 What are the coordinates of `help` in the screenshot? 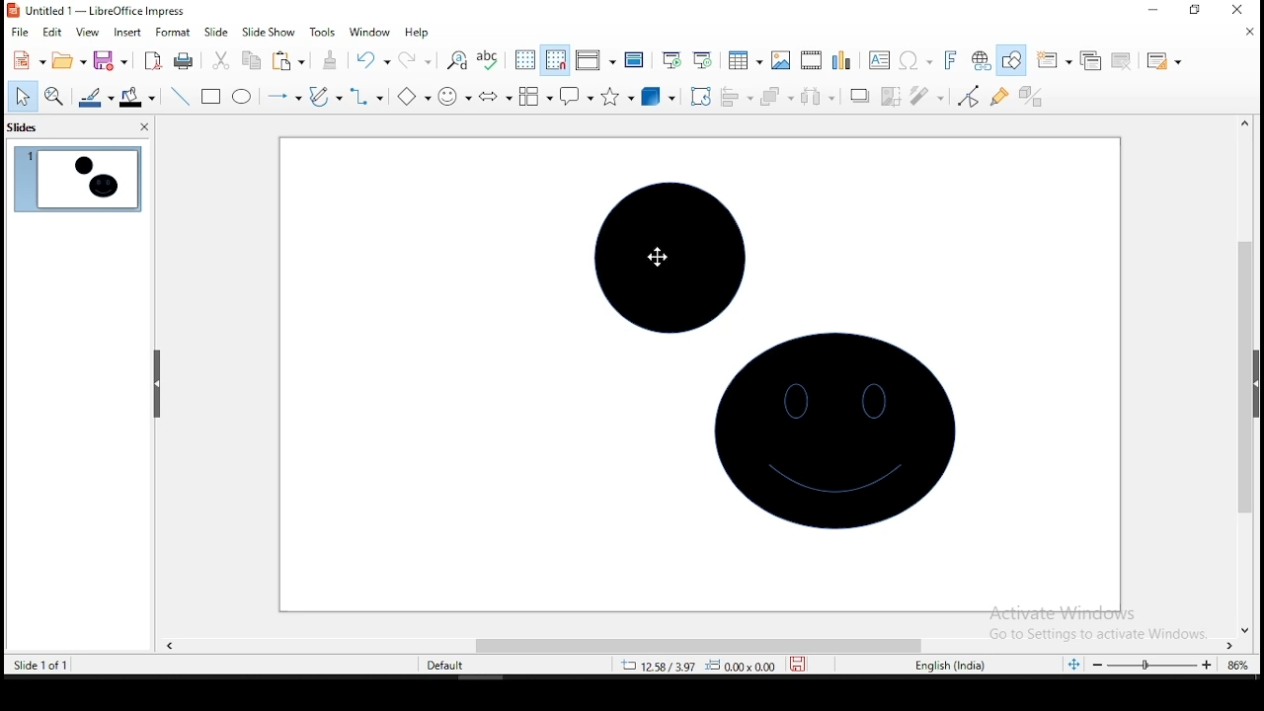 It's located at (418, 32).